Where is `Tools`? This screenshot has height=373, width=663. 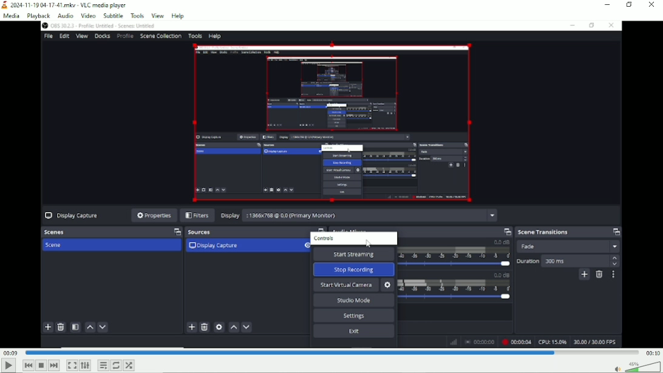 Tools is located at coordinates (137, 16).